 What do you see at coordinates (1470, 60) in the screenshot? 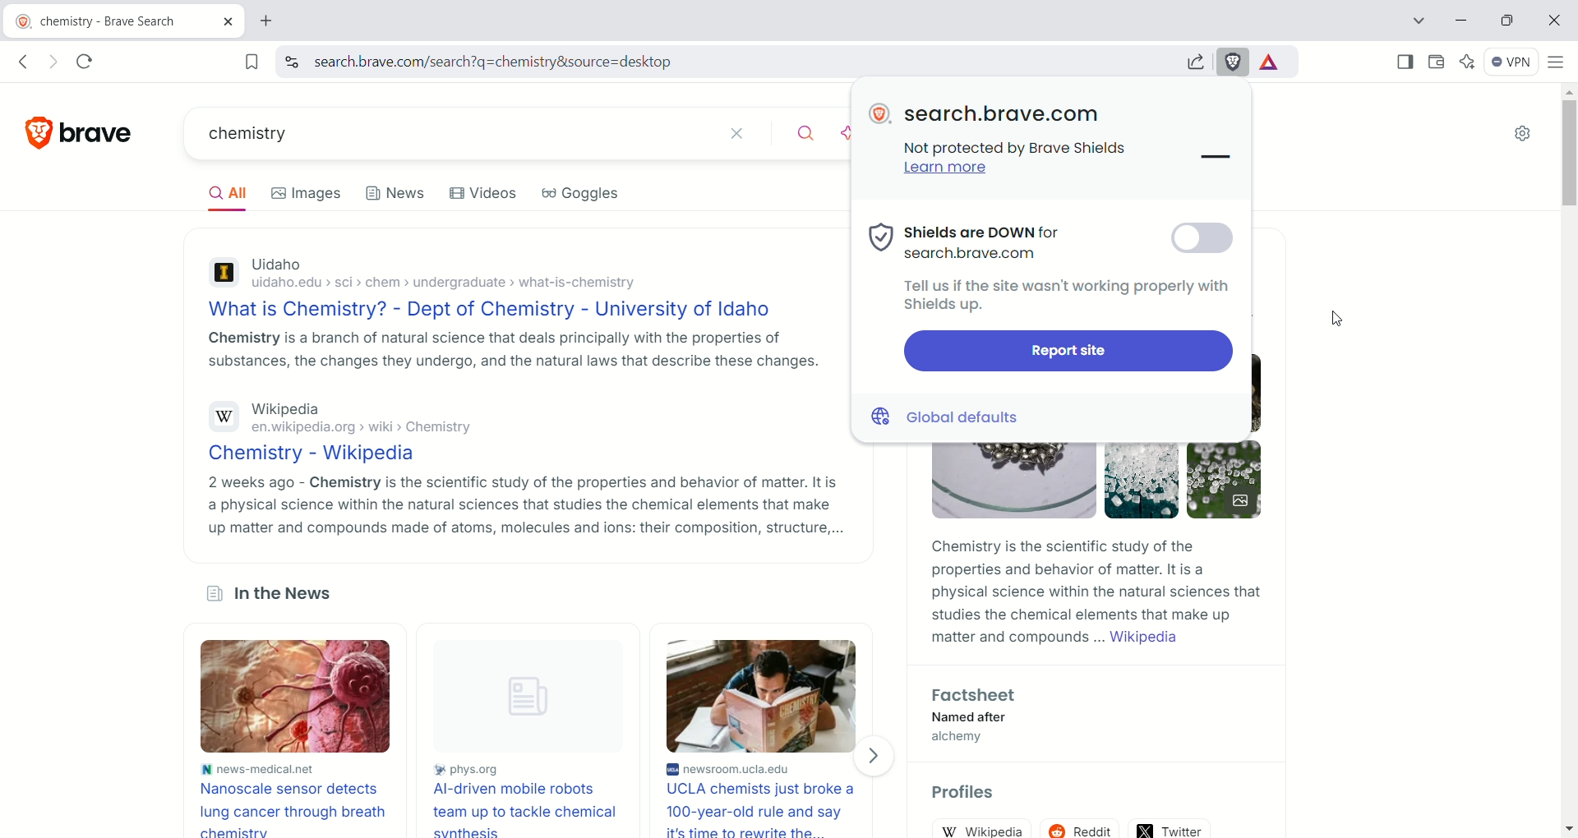
I see `leo AI` at bounding box center [1470, 60].